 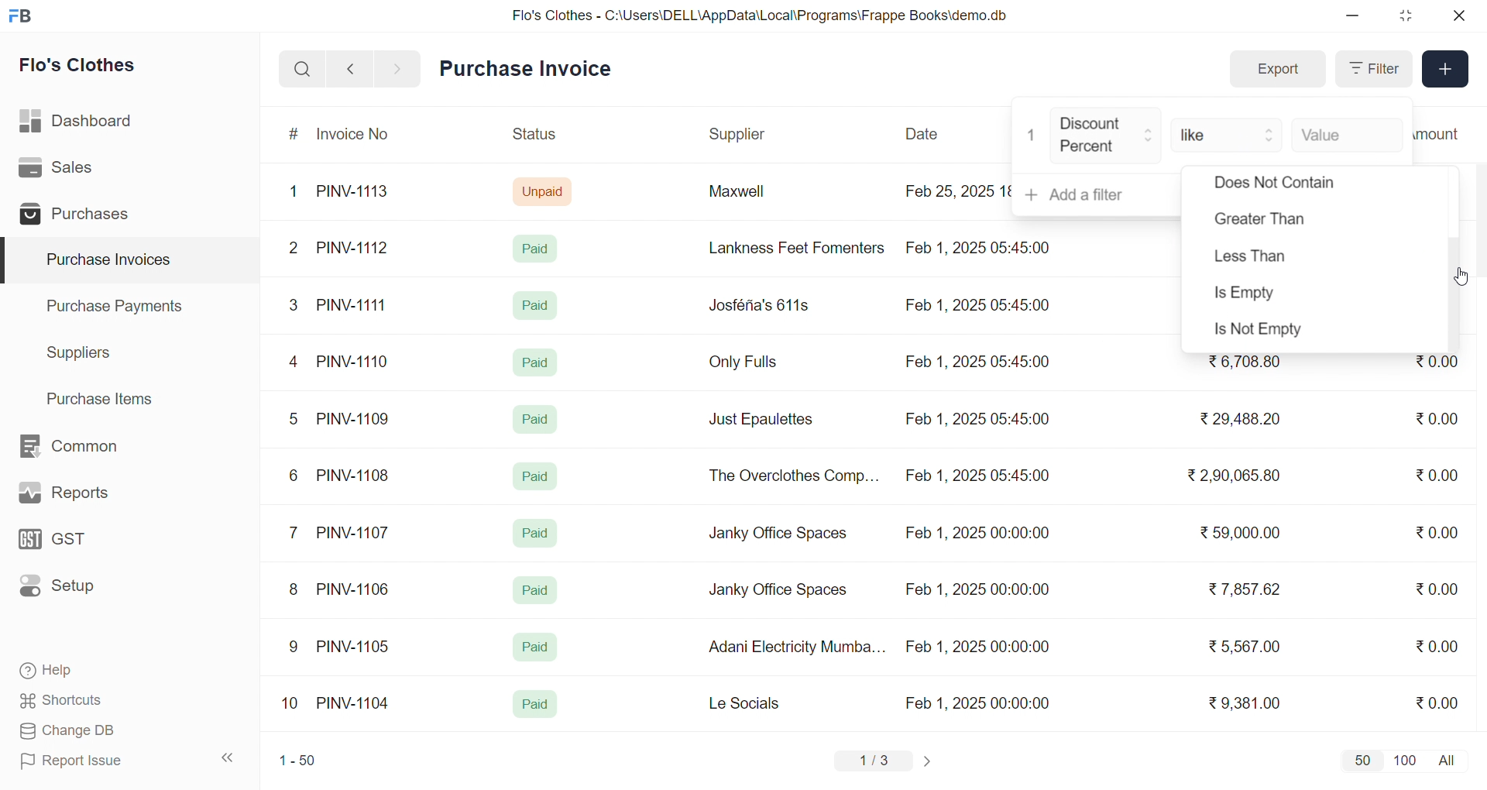 What do you see at coordinates (1450, 759) in the screenshot?
I see `all` at bounding box center [1450, 759].